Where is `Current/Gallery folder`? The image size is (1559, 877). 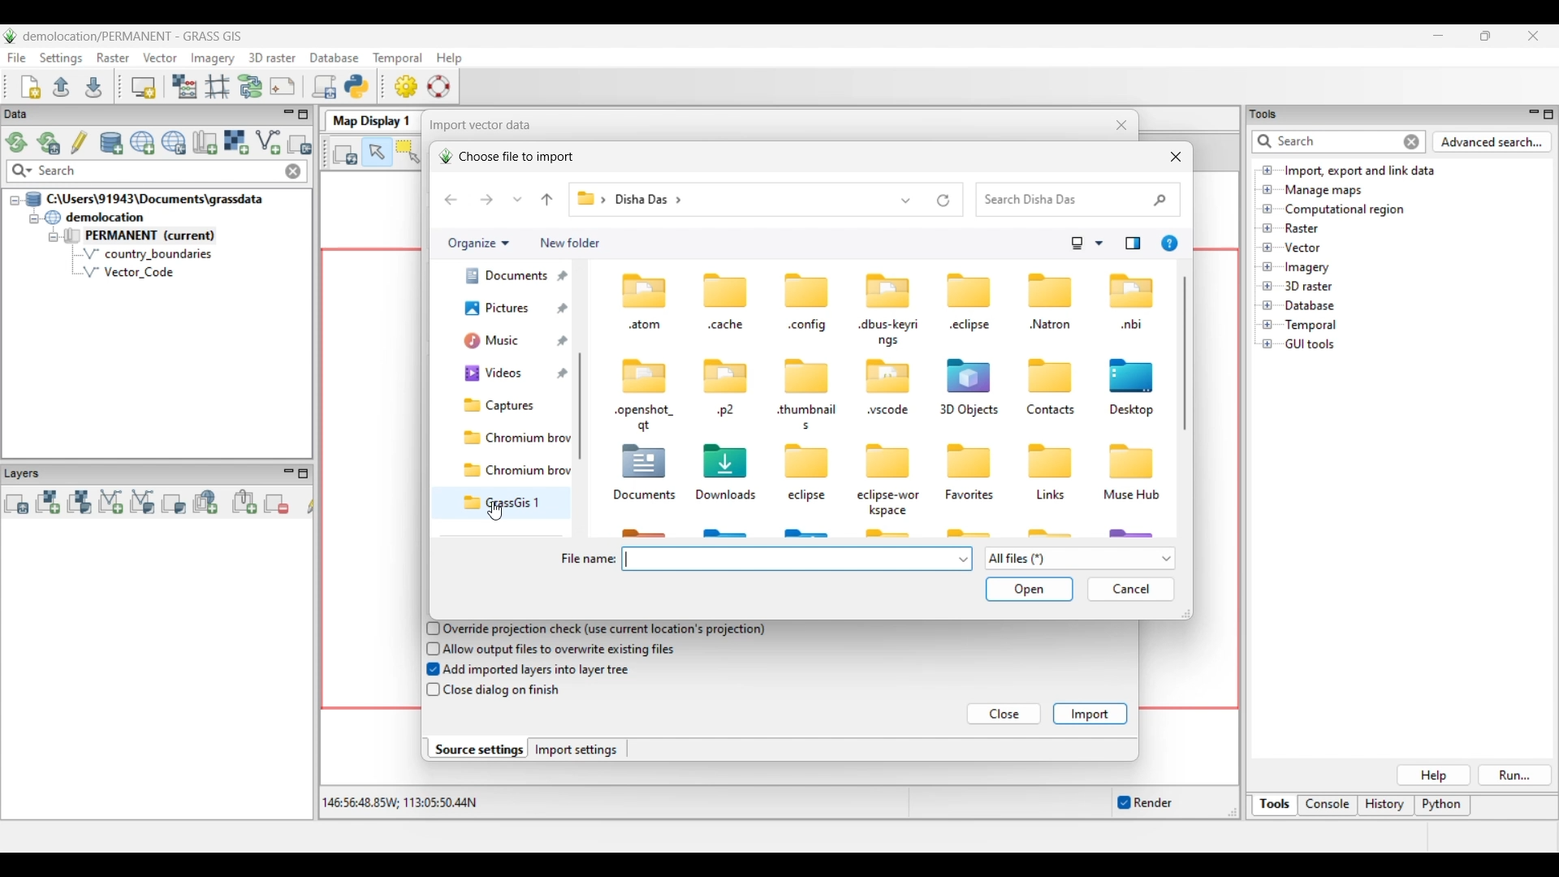
Current/Gallery folder is located at coordinates (502, 314).